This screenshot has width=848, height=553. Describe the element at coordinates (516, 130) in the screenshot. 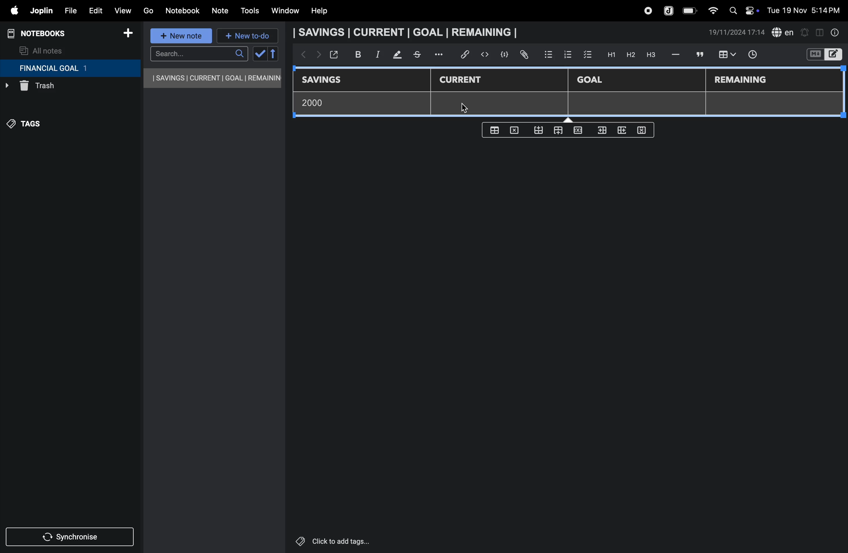

I see `delete` at that location.